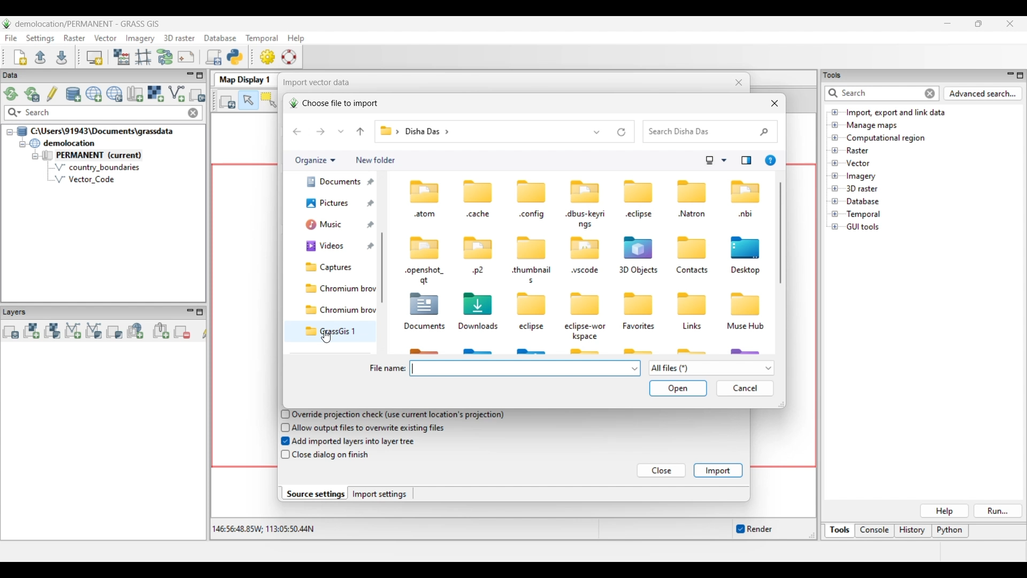 The image size is (1027, 578). What do you see at coordinates (97, 167) in the screenshot?
I see `country_boundaries` at bounding box center [97, 167].